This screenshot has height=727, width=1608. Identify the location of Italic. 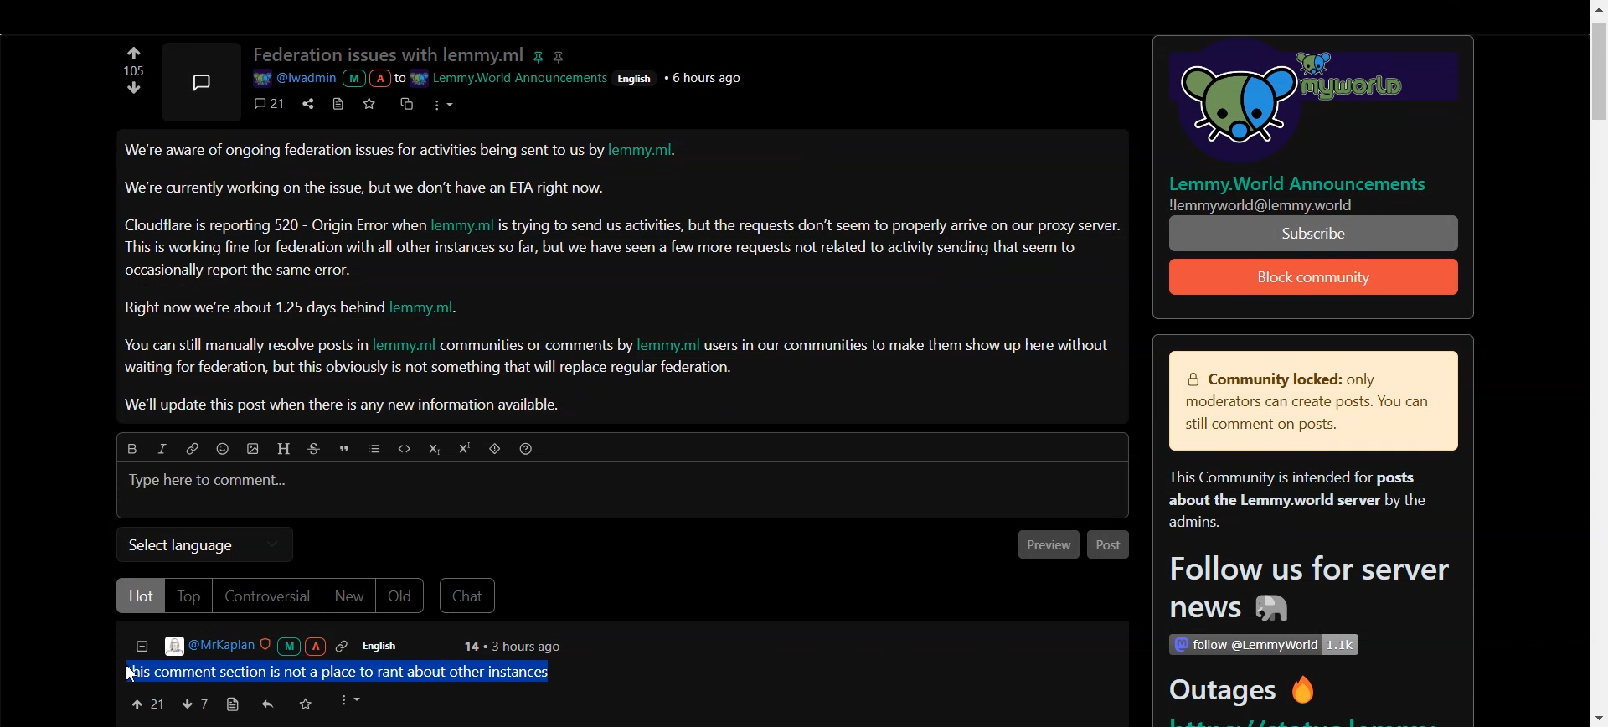
(161, 448).